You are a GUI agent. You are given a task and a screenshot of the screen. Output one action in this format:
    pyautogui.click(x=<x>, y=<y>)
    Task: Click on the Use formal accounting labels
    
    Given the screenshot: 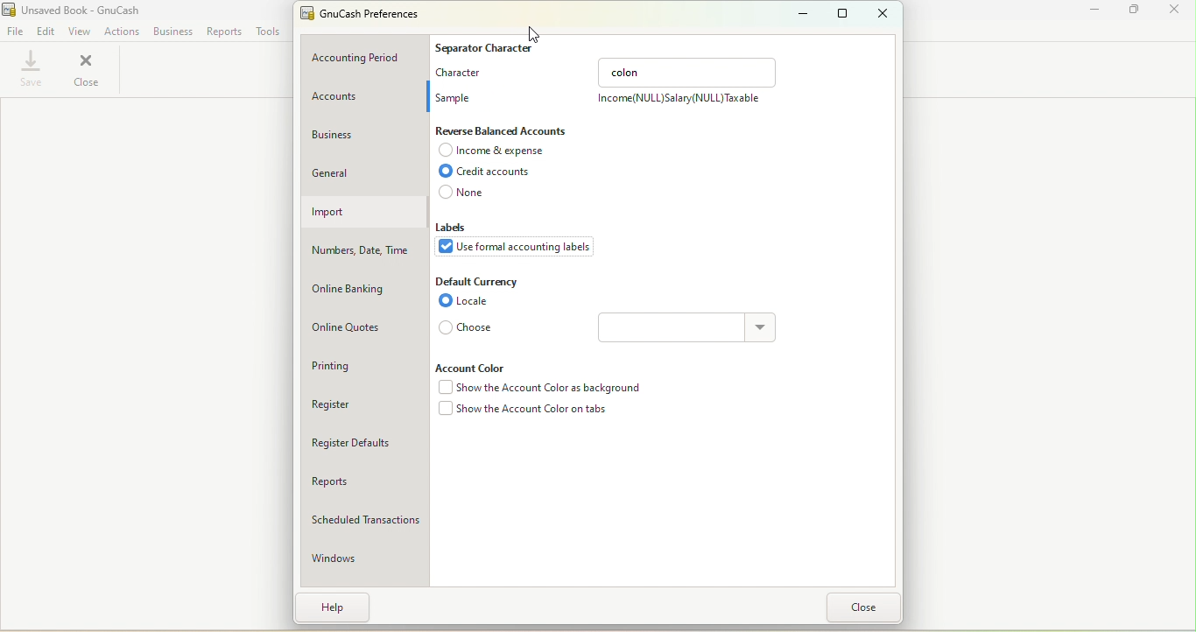 What is the action you would take?
    pyautogui.click(x=518, y=249)
    